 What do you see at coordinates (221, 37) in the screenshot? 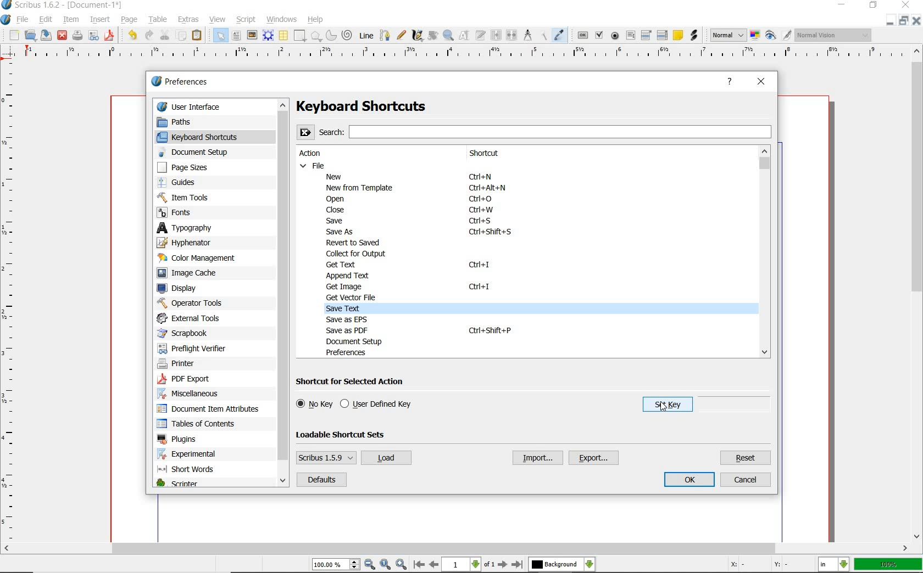
I see `select` at bounding box center [221, 37].